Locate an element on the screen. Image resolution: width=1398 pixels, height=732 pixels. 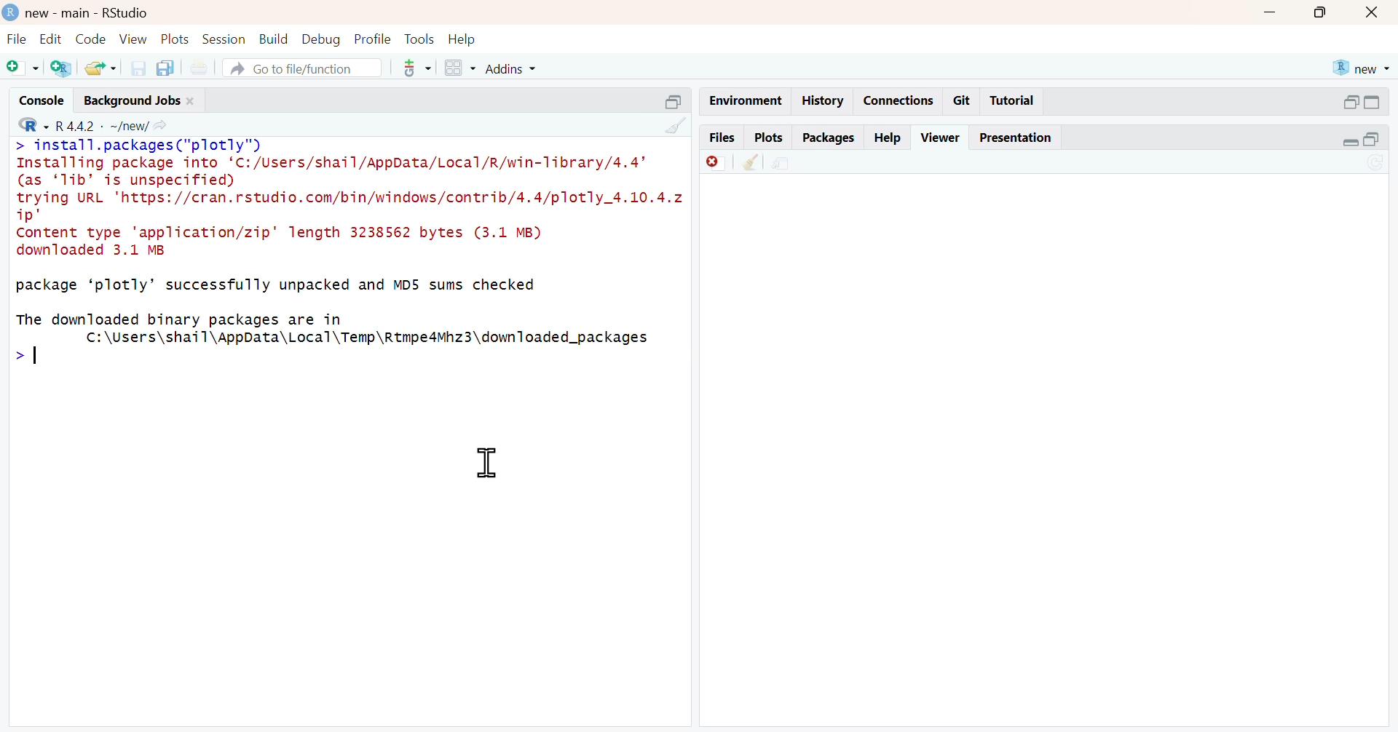
Content type "application/zip length 3238562 bytes (3.1 MB)
downloaded 3.1 MB is located at coordinates (287, 244).